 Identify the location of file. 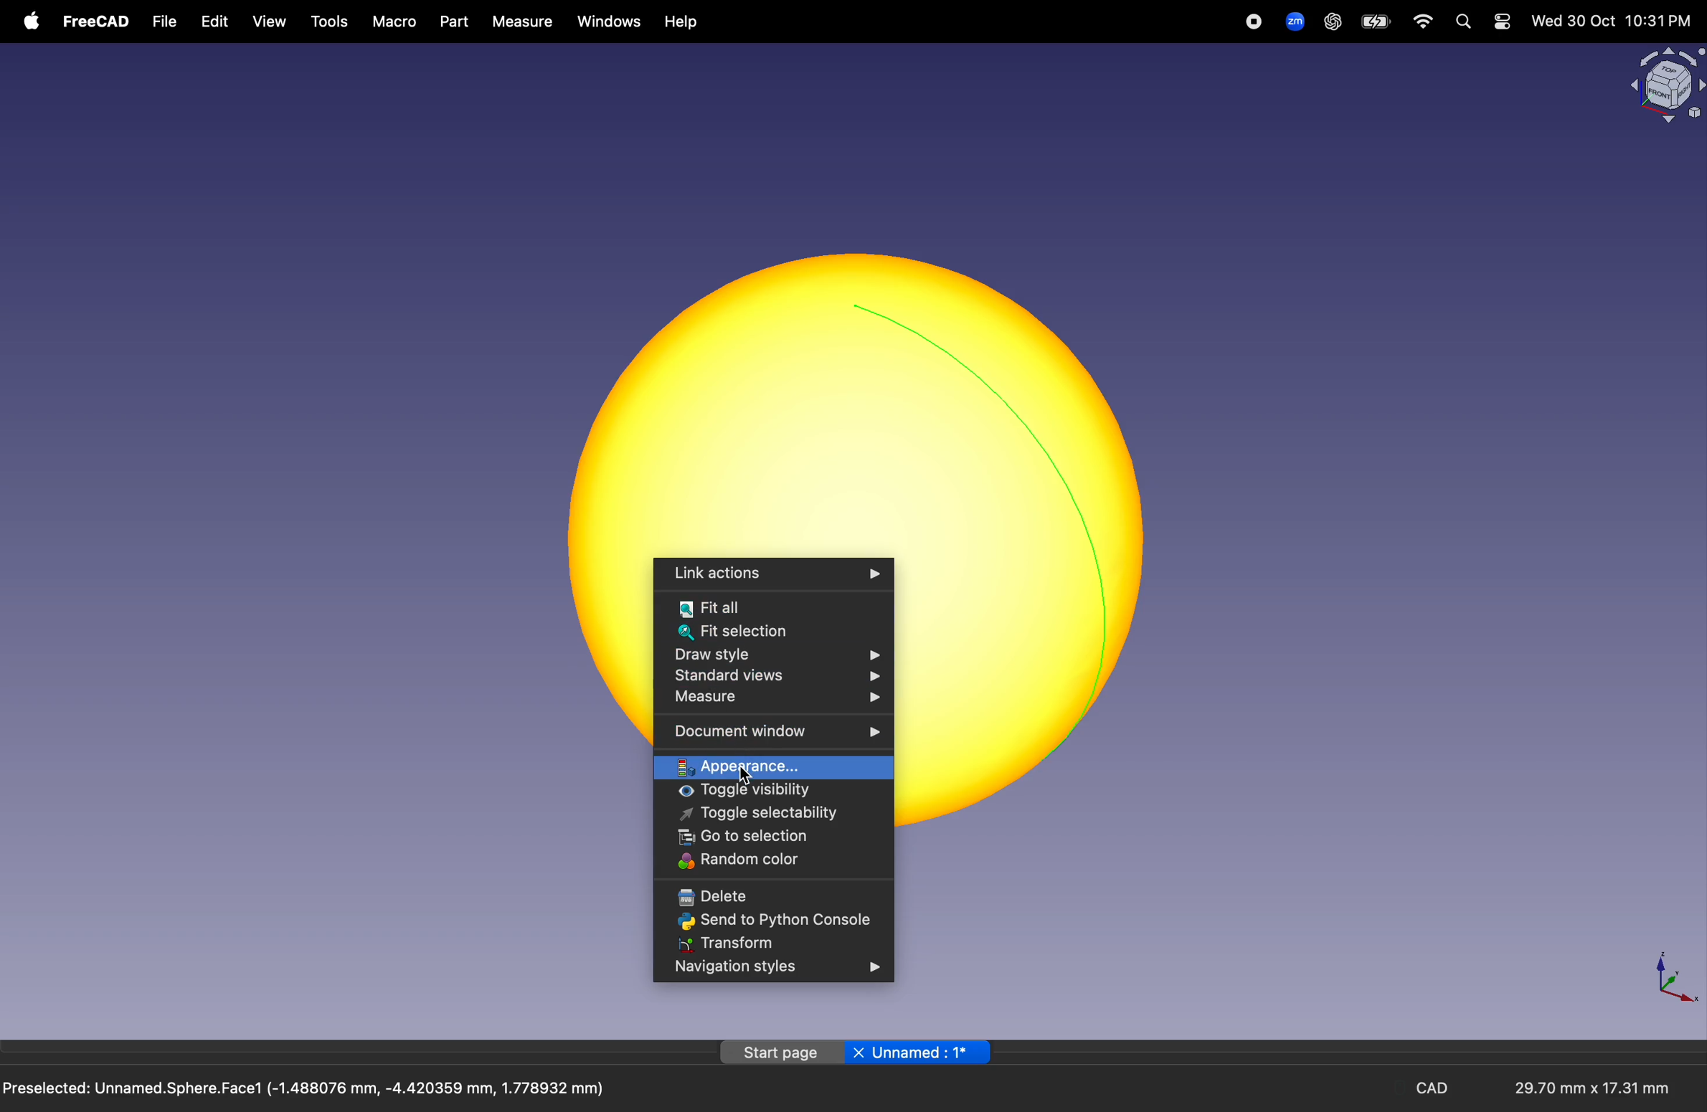
(165, 22).